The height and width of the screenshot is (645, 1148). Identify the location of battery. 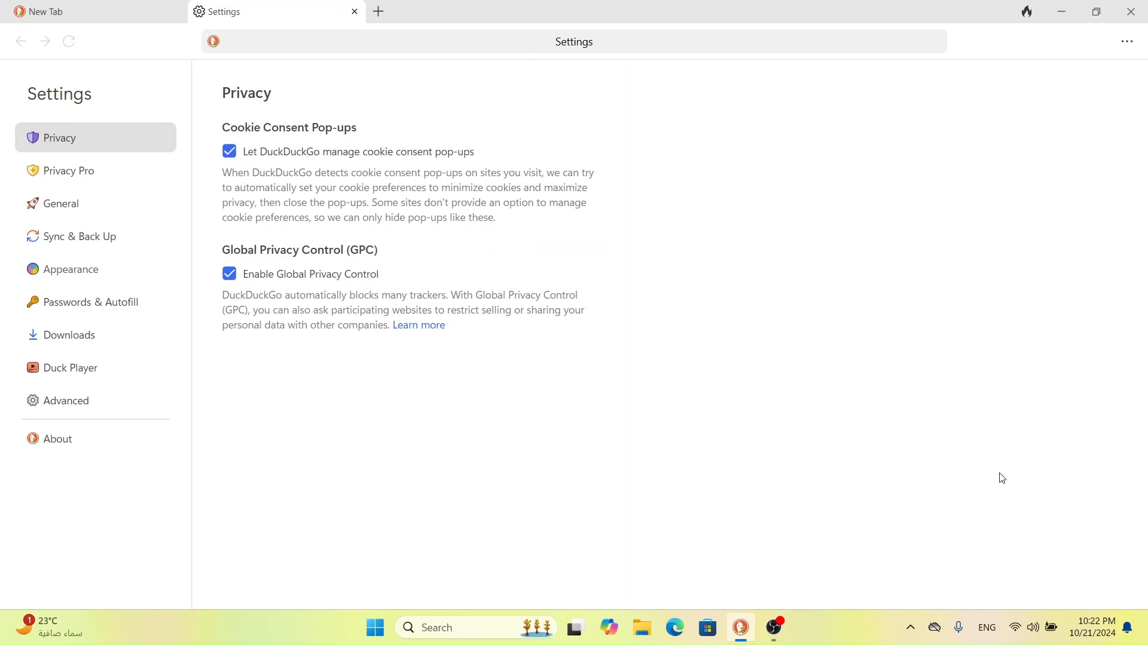
(1051, 631).